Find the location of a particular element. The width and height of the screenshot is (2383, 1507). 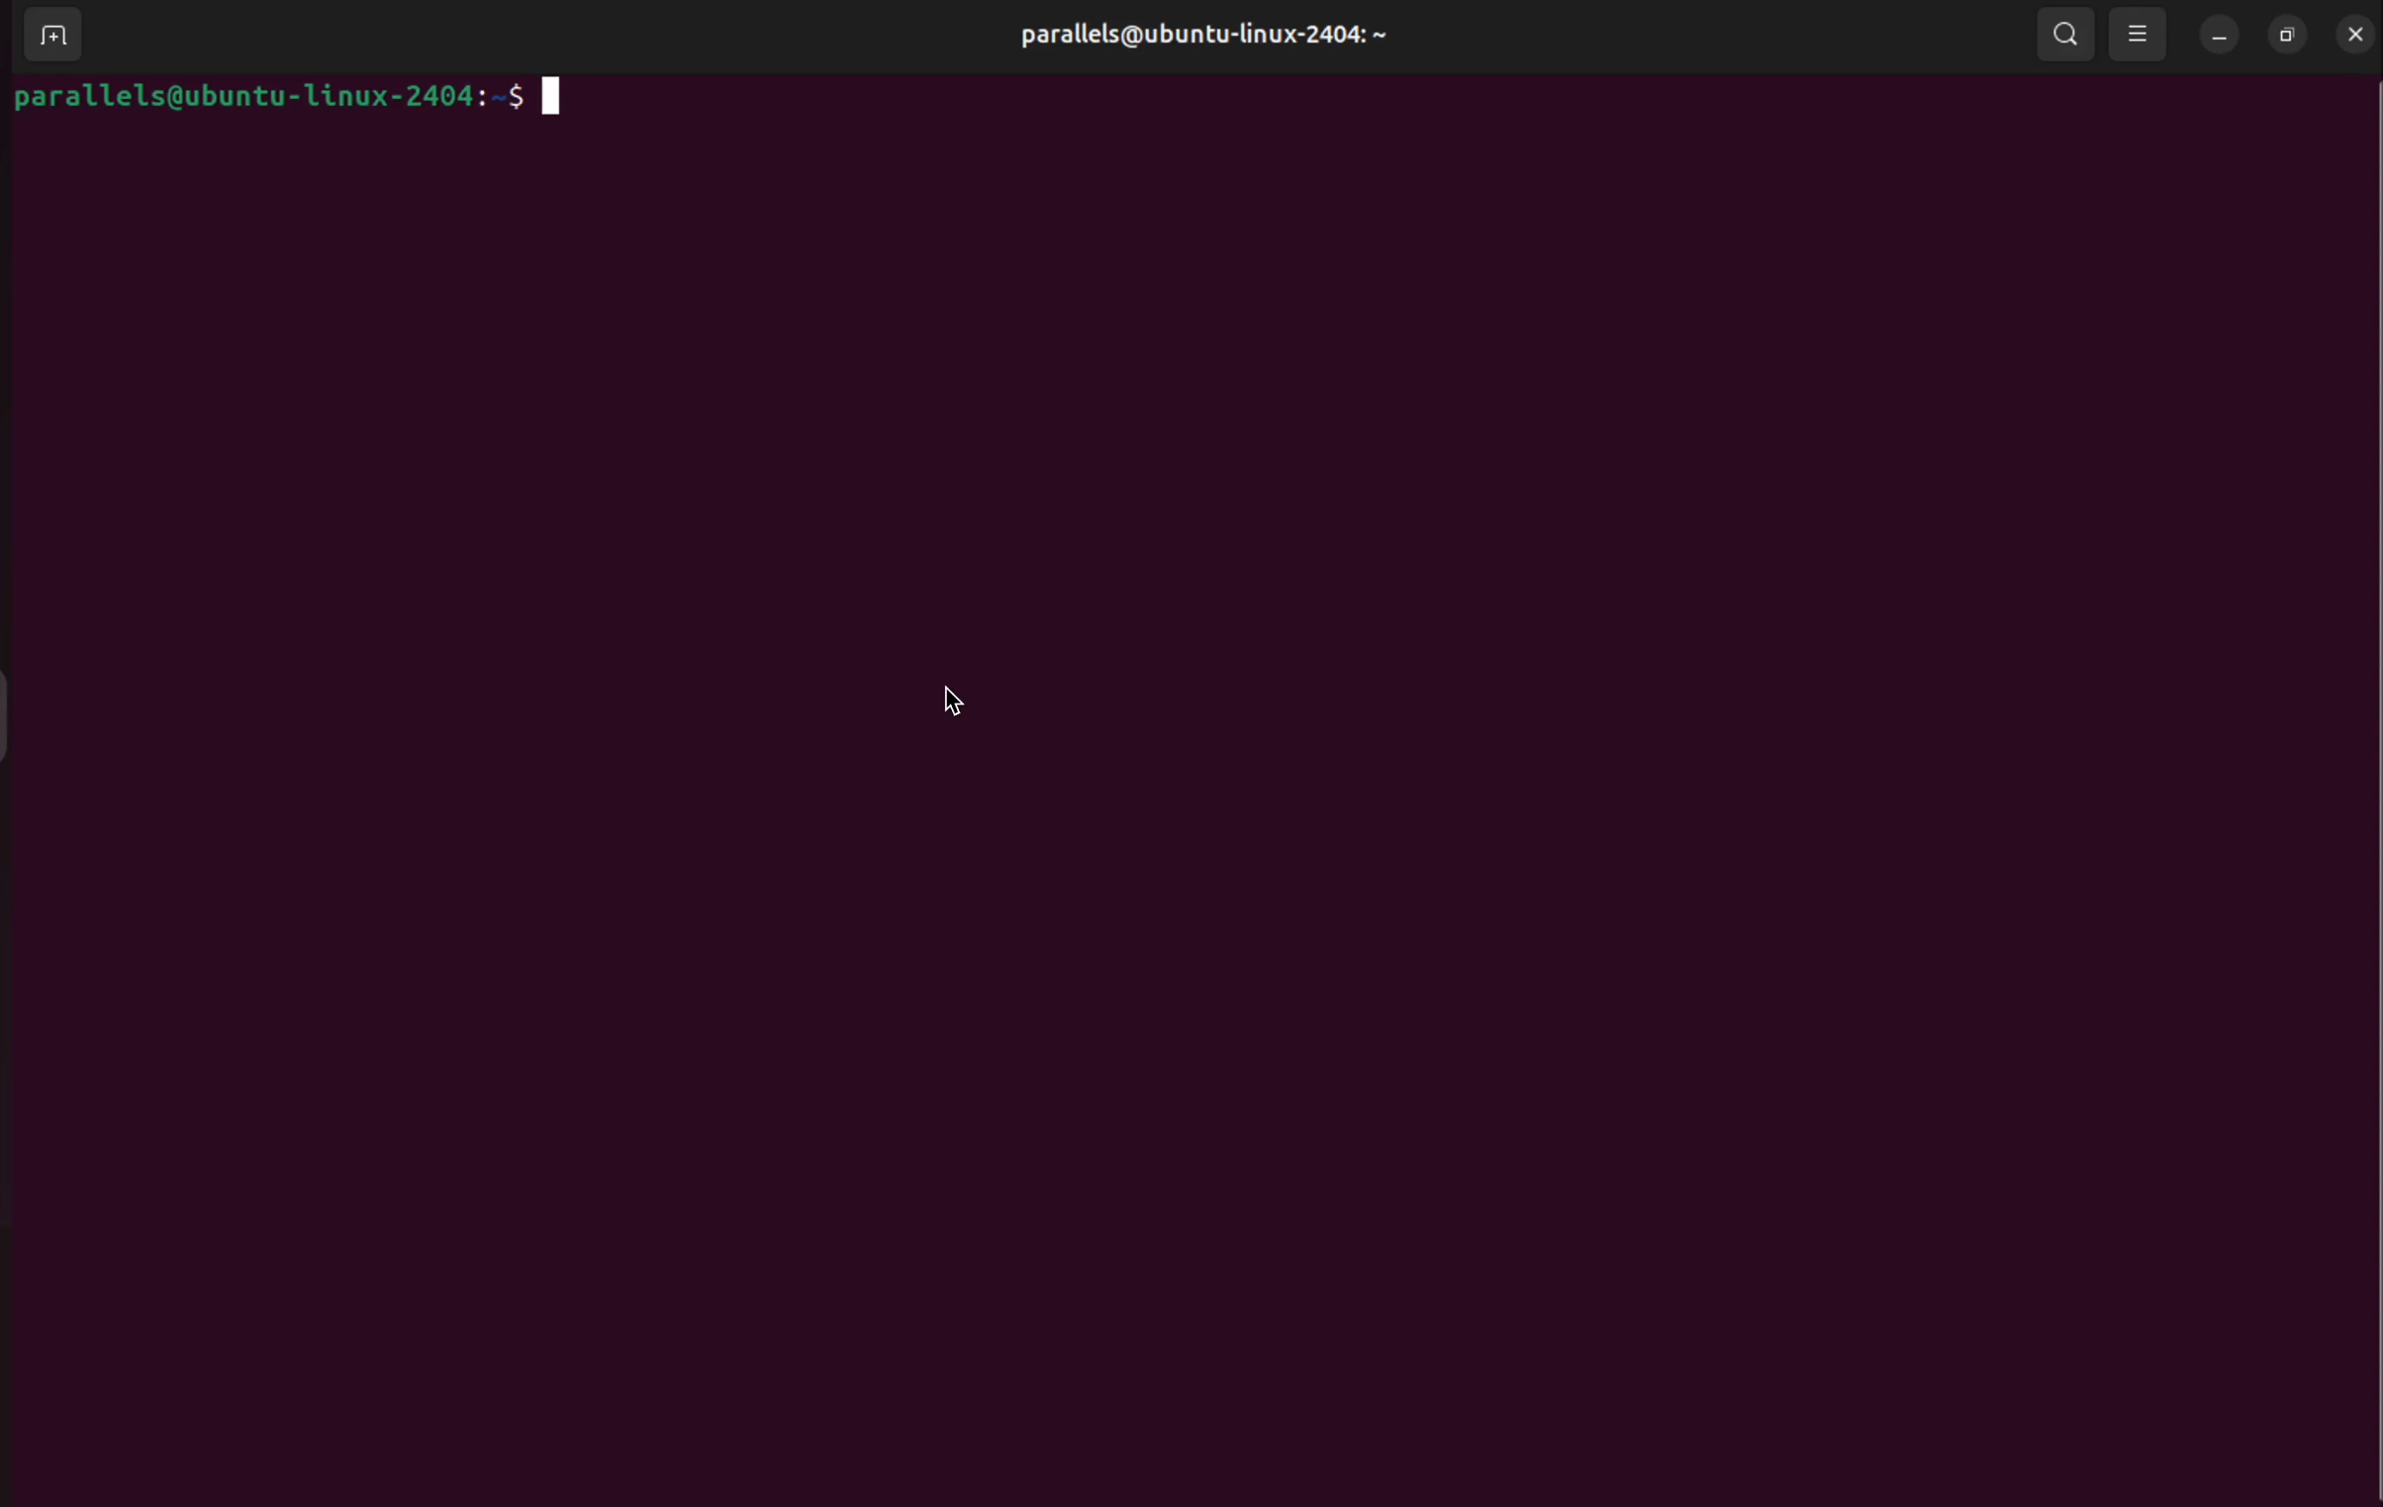

view options is located at coordinates (2140, 32).